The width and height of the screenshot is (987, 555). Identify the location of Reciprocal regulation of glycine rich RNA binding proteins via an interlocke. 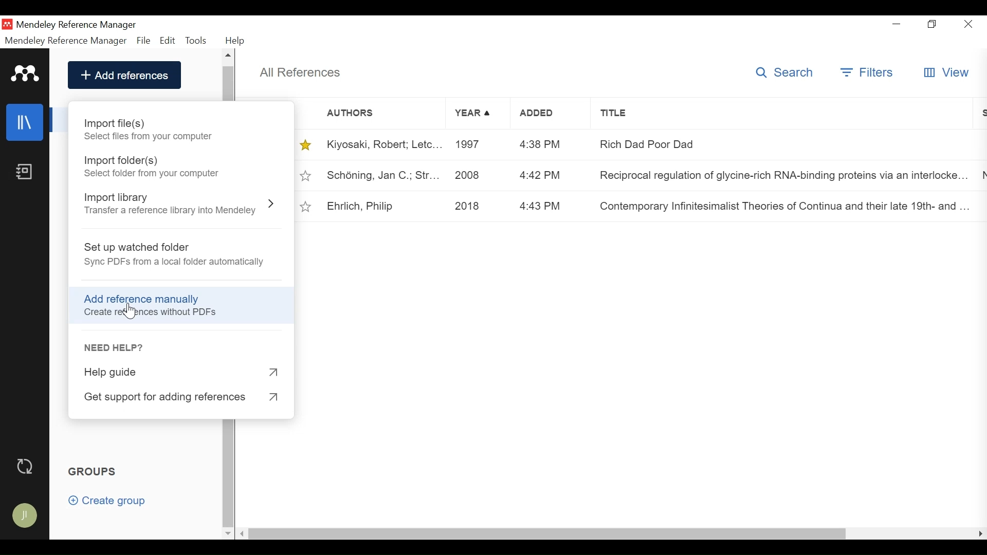
(780, 177).